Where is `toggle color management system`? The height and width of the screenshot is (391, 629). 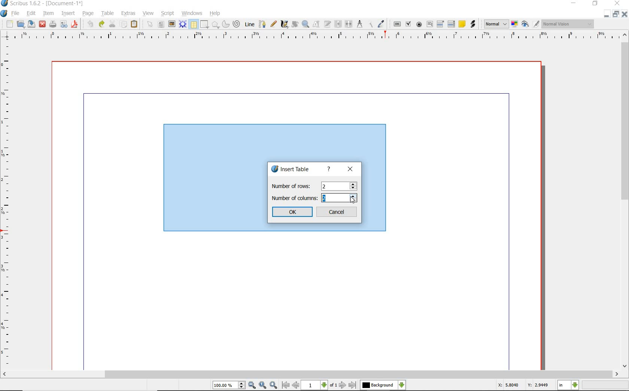 toggle color management system is located at coordinates (515, 25).